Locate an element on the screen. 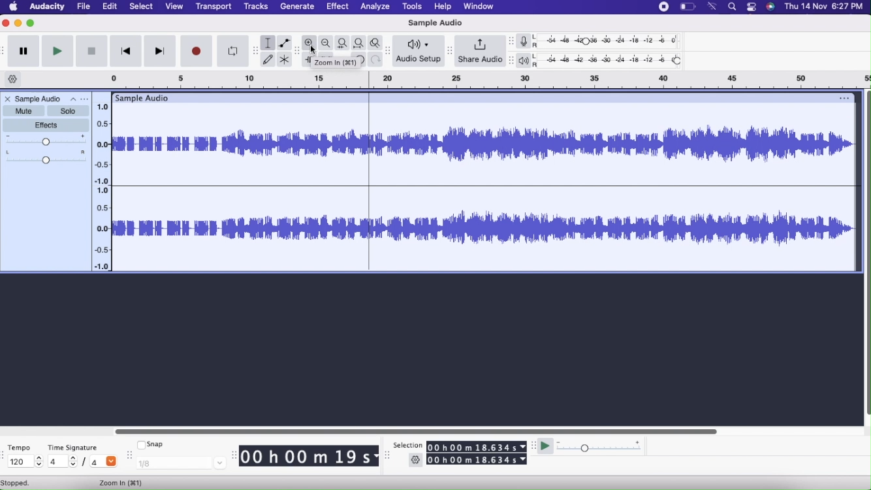  Playback speed is located at coordinates (603, 447).